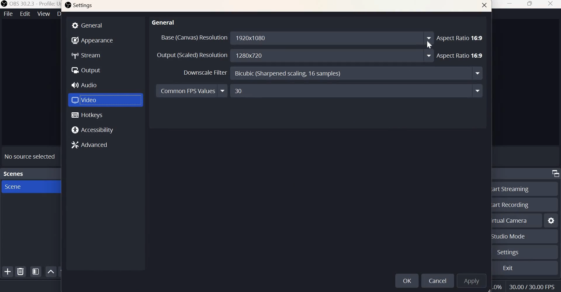 Image resolution: width=561 pixels, height=292 pixels. I want to click on OK, so click(406, 281).